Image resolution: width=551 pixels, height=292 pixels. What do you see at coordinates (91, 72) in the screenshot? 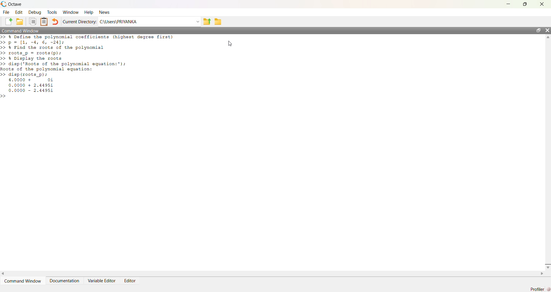
I see `>> & Define the polynomial coefficients (highest degree first)> p= [1, -4, 6, -241;> 3 Find the roots of the polynomial> roots_p = roots (p);> & Display the roots> disp ('Roots of the polynomial equation:');oots of the polynomial equation:> disp (roots_p) ;4.0000 + 0i0.0000 + 2.449510.0000 - 2.4495i>` at bounding box center [91, 72].